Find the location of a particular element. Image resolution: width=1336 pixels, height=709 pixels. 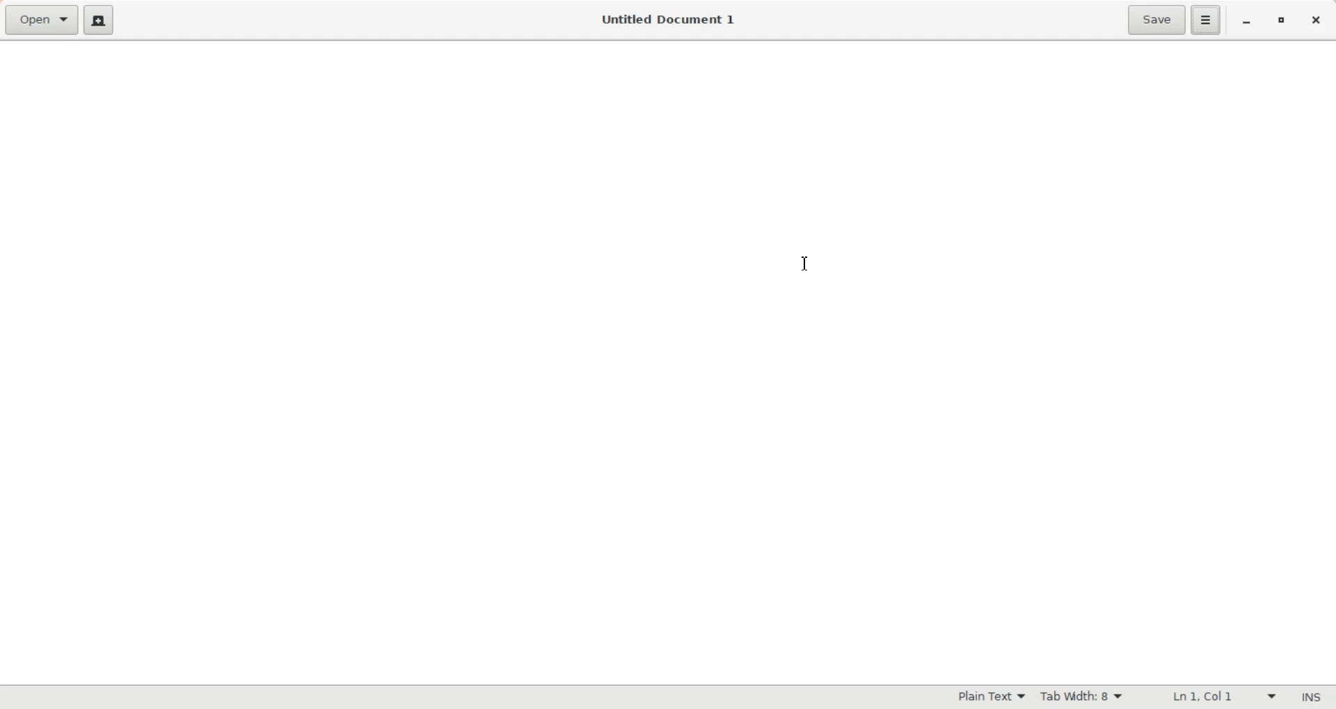

Line Column is located at coordinates (1211, 697).